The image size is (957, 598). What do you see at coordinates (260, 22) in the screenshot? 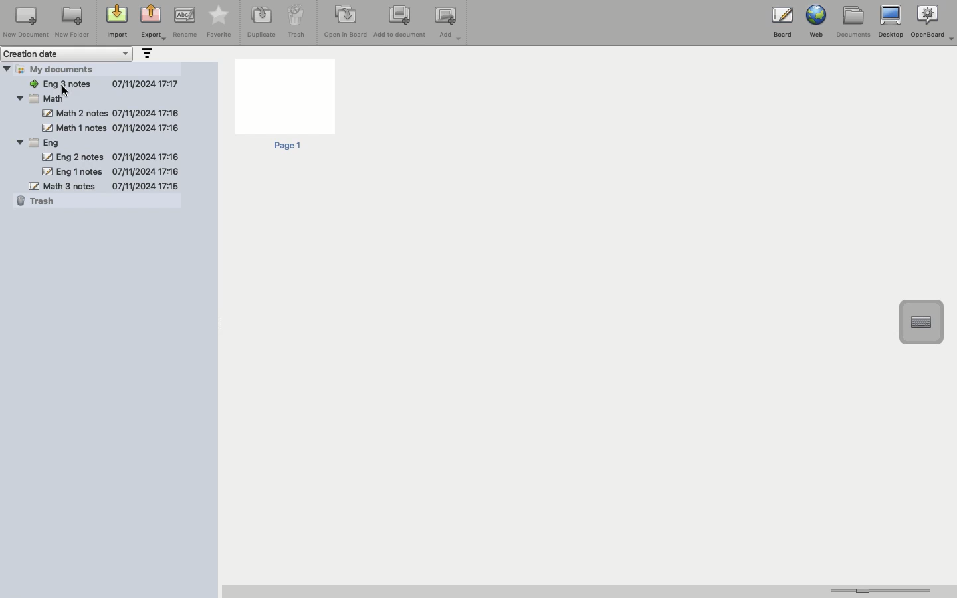
I see `Duplicate` at bounding box center [260, 22].